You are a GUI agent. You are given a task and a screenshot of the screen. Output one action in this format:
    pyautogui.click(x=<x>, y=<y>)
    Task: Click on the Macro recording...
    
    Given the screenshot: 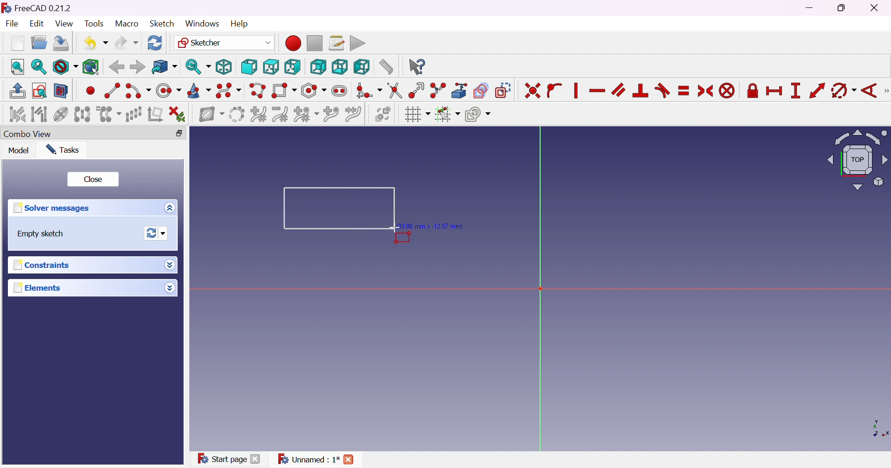 What is the action you would take?
    pyautogui.click(x=292, y=43)
    